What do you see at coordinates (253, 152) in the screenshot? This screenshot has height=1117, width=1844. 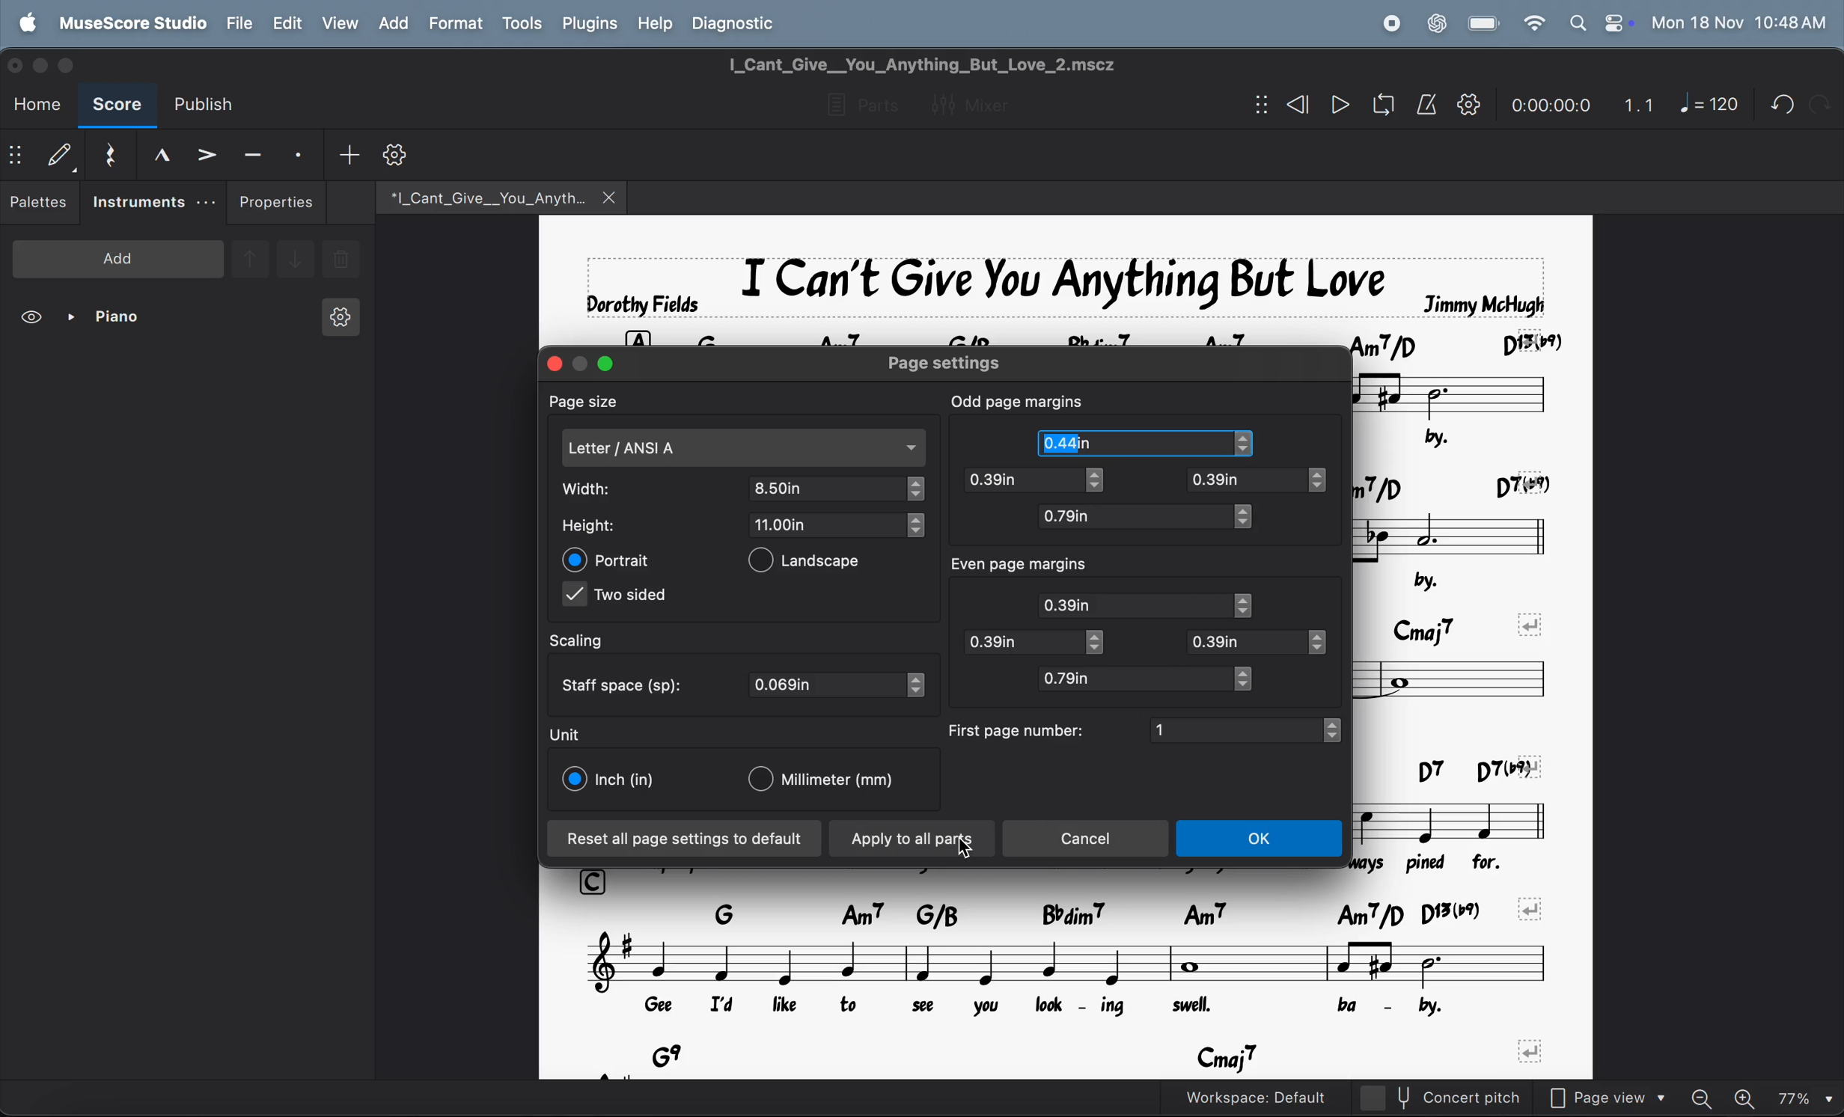 I see `tenuto` at bounding box center [253, 152].